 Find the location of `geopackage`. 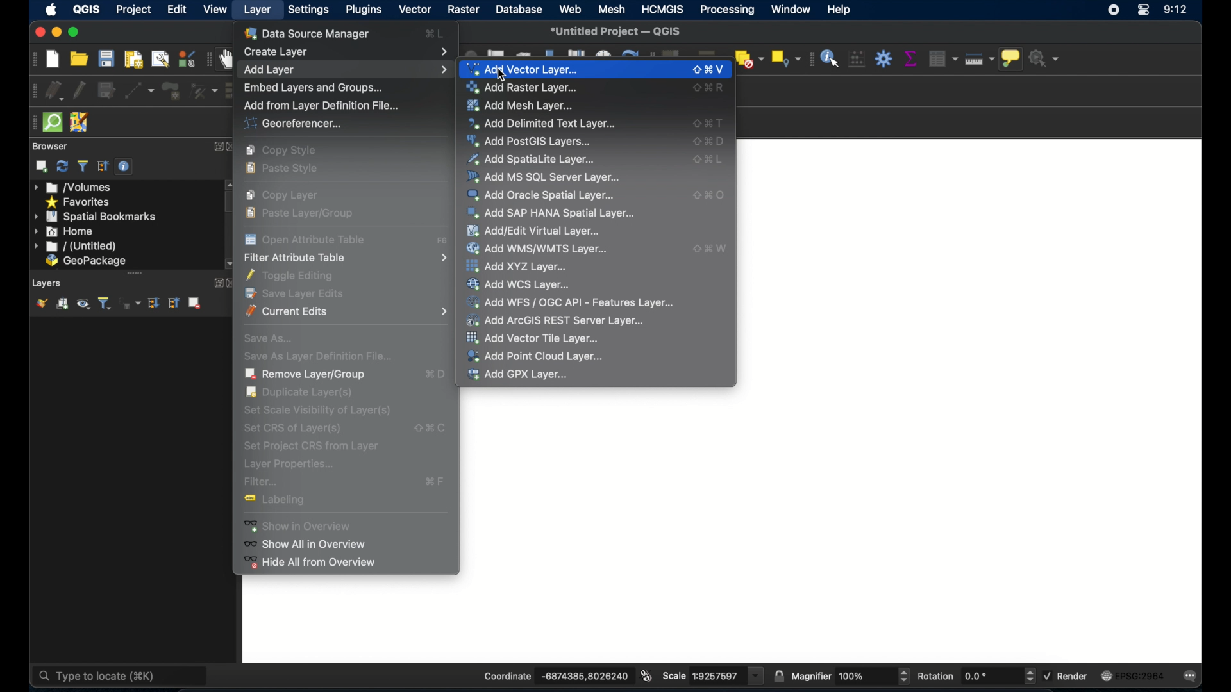

geopackage is located at coordinates (87, 261).